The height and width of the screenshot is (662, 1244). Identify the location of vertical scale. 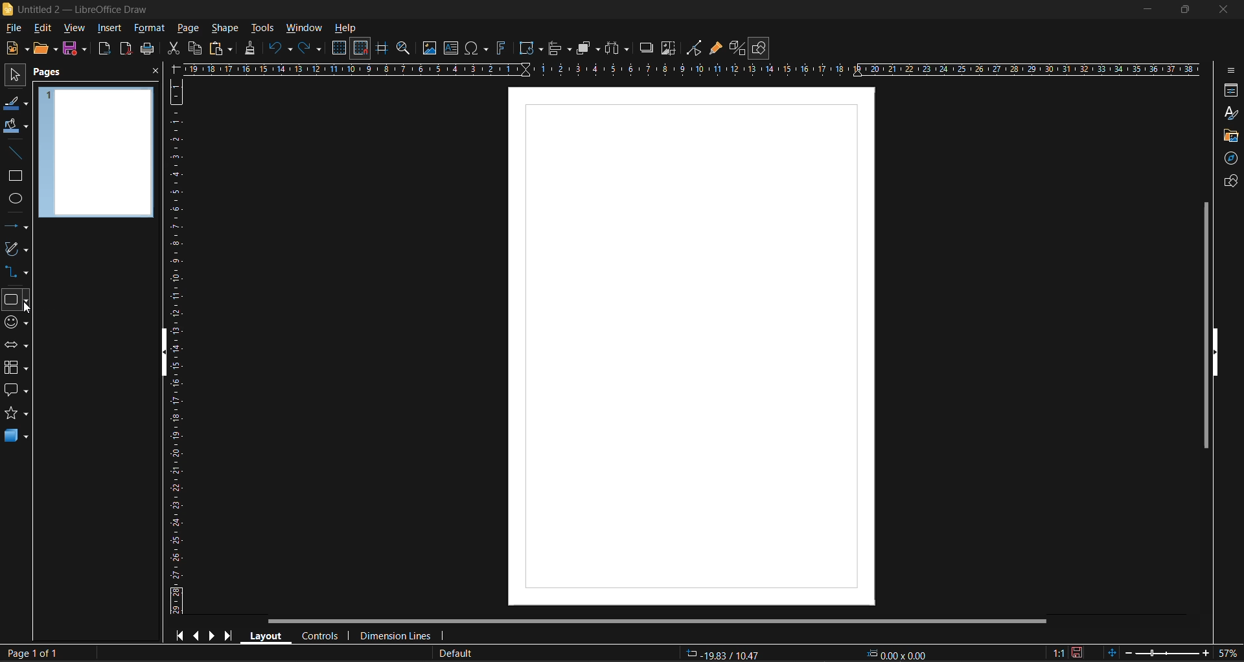
(175, 346).